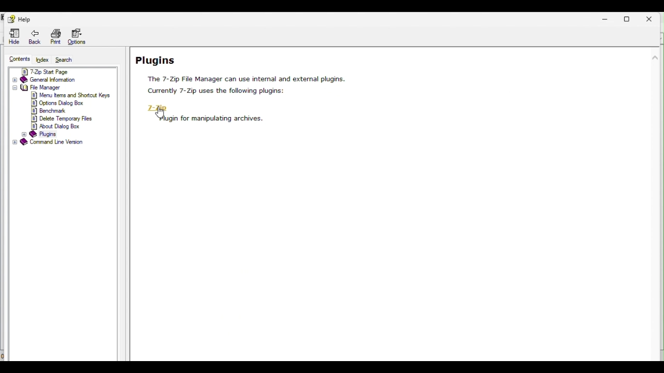 Image resolution: width=664 pixels, height=373 pixels. Describe the element at coordinates (158, 60) in the screenshot. I see `plugins` at that location.